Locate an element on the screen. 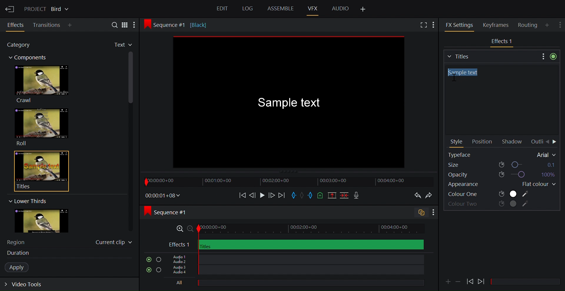 The width and height of the screenshot is (565, 291). Play Forward is located at coordinates (470, 281).